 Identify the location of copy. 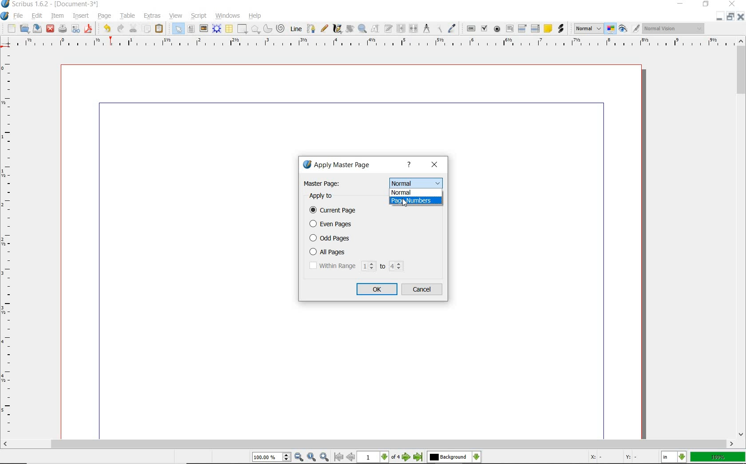
(147, 28).